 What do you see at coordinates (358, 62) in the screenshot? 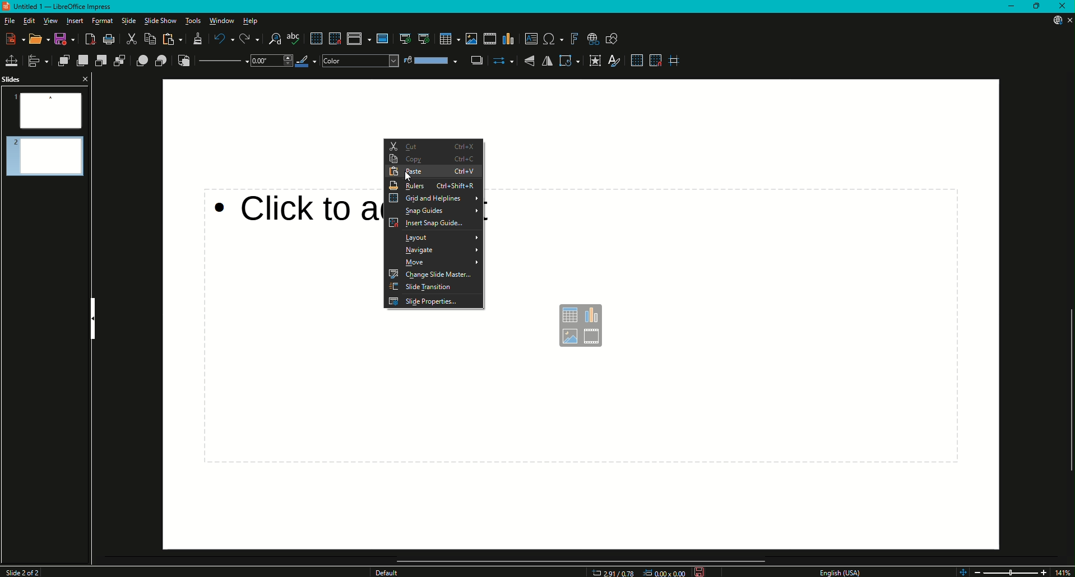
I see `Color Drop Down` at bounding box center [358, 62].